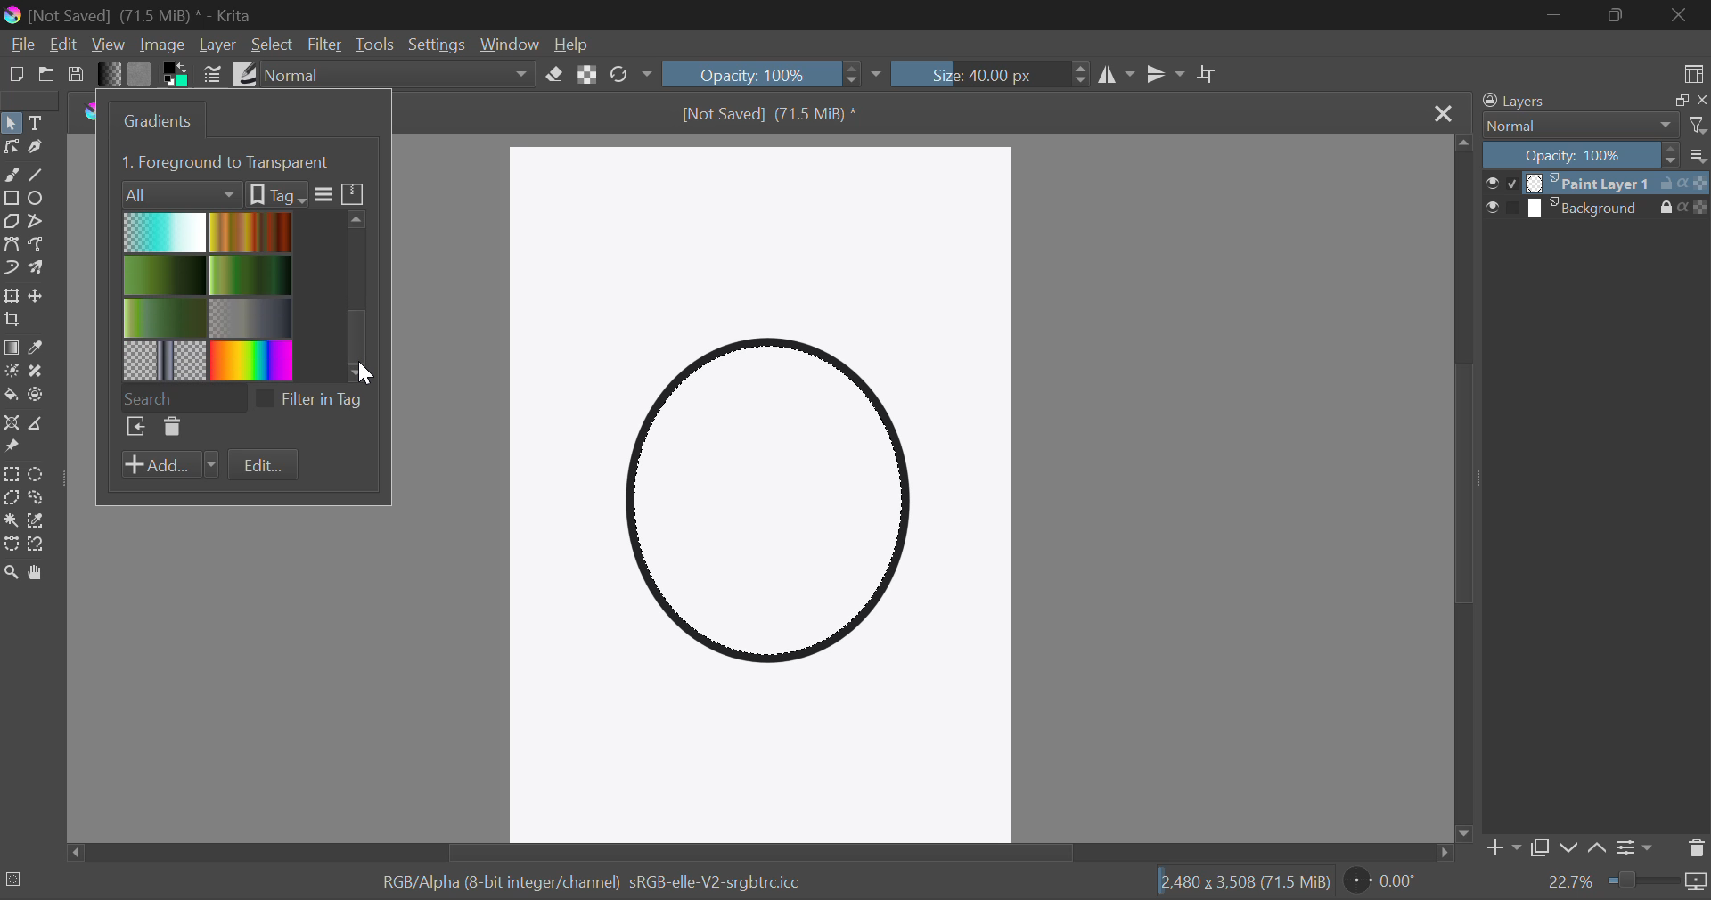 The image size is (1711, 900). I want to click on Vertical Mirror Flip, so click(1117, 75).